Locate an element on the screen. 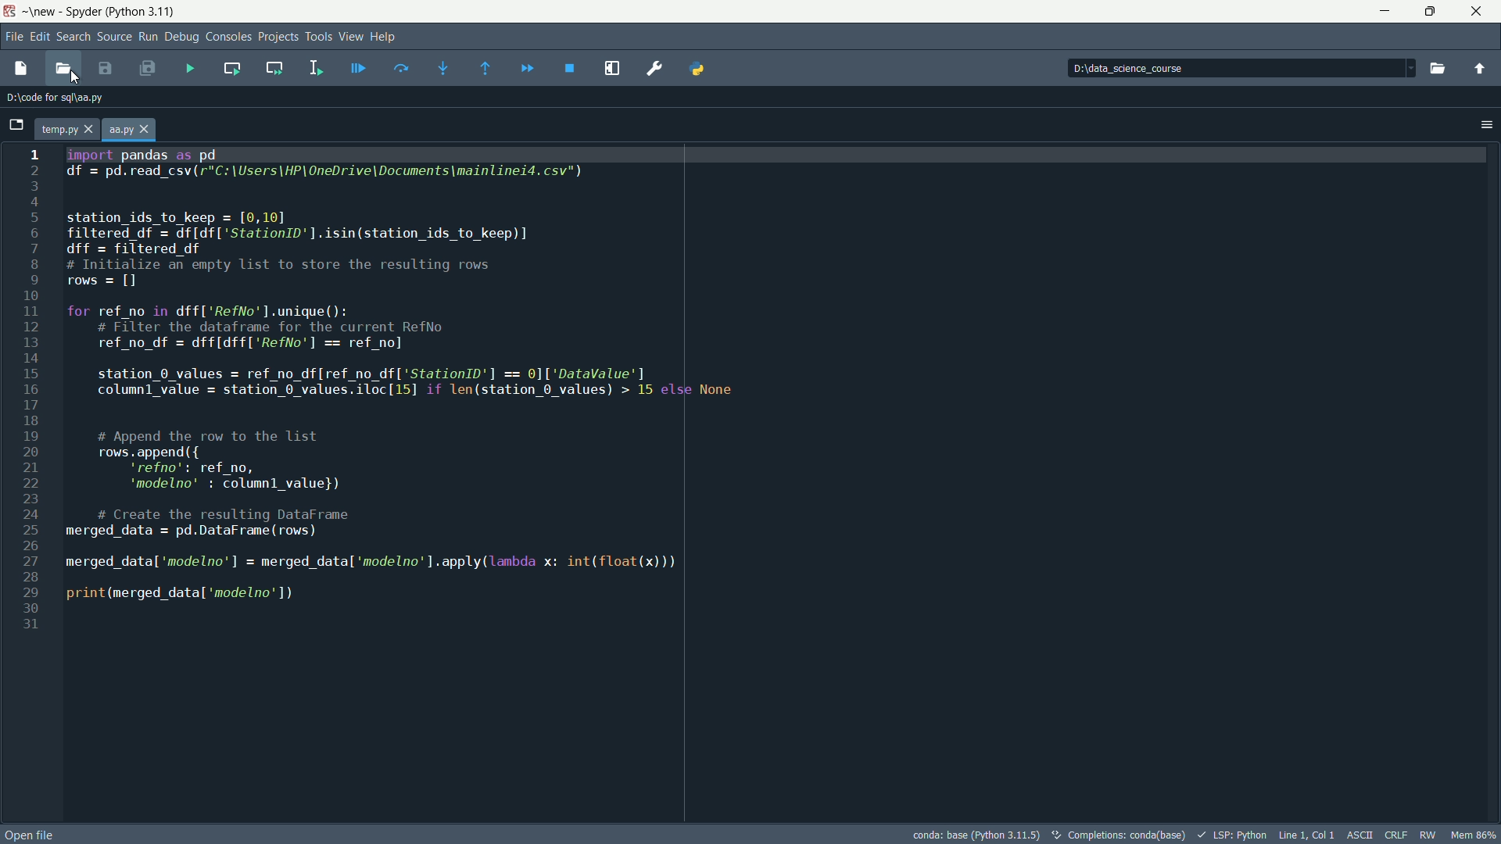 This screenshot has width=1501, height=844. run selection or current line is located at coordinates (317, 68).